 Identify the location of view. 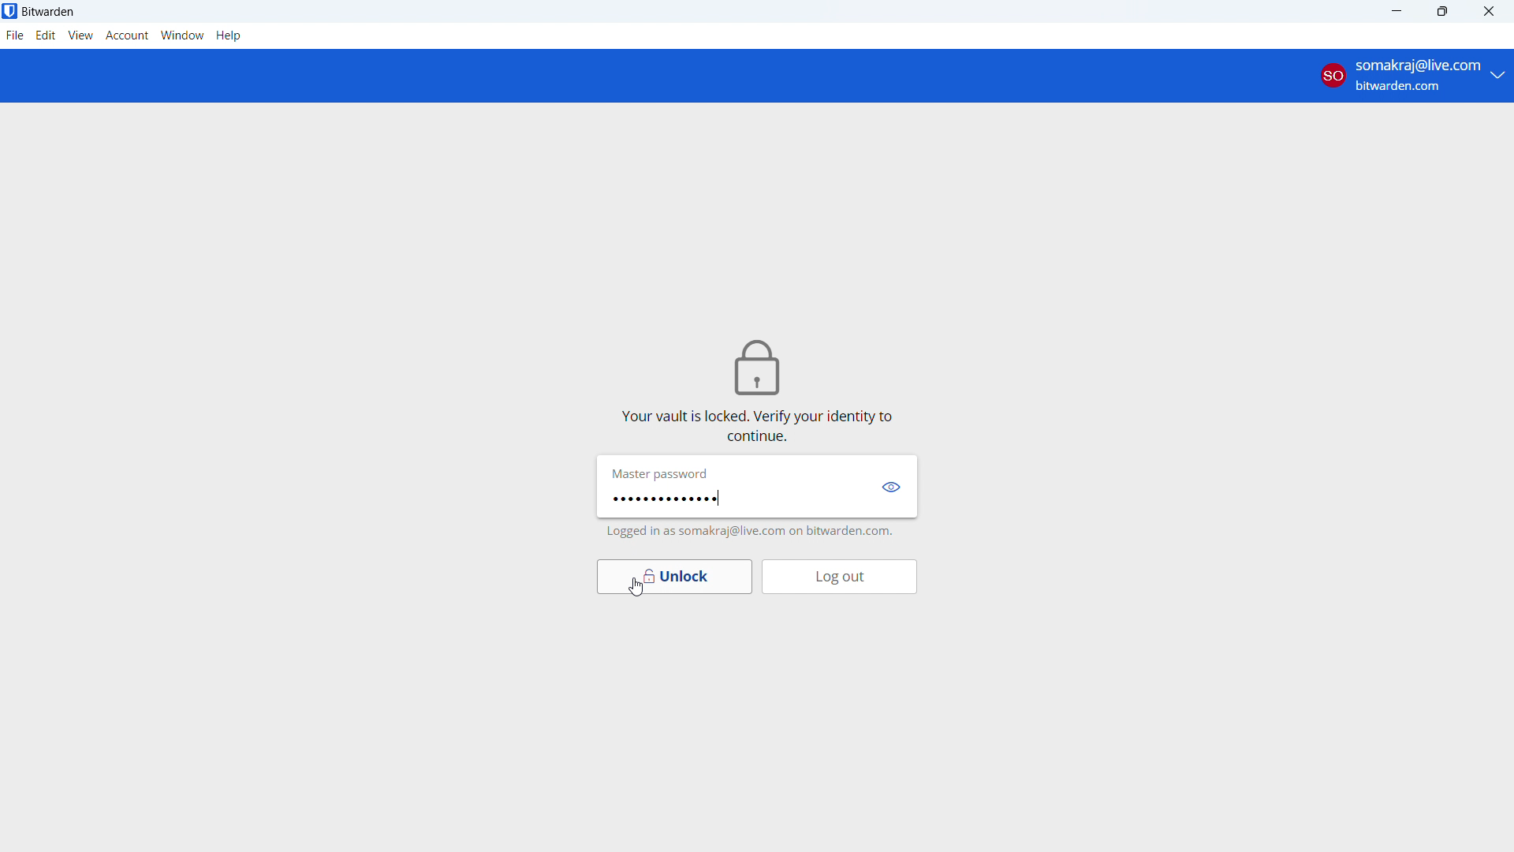
(80, 35).